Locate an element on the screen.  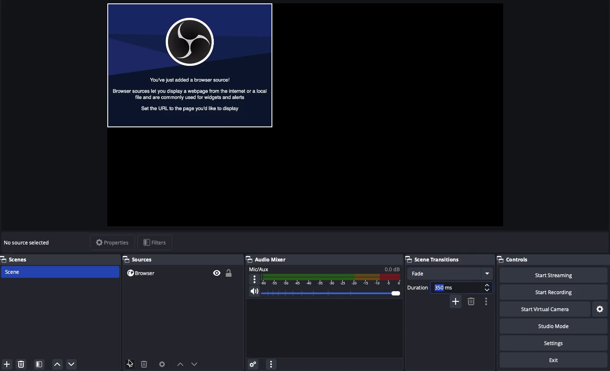
Filters is located at coordinates (155, 243).